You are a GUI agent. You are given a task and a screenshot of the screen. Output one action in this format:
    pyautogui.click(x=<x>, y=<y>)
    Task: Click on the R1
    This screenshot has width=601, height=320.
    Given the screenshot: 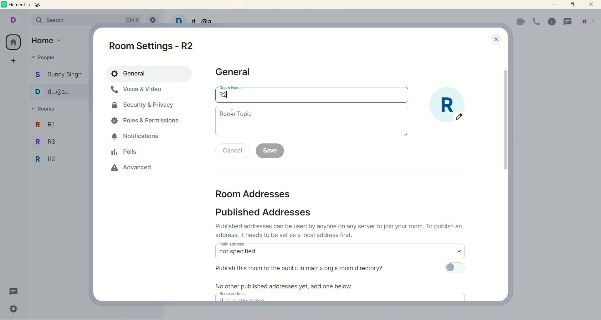 What is the action you would take?
    pyautogui.click(x=58, y=124)
    